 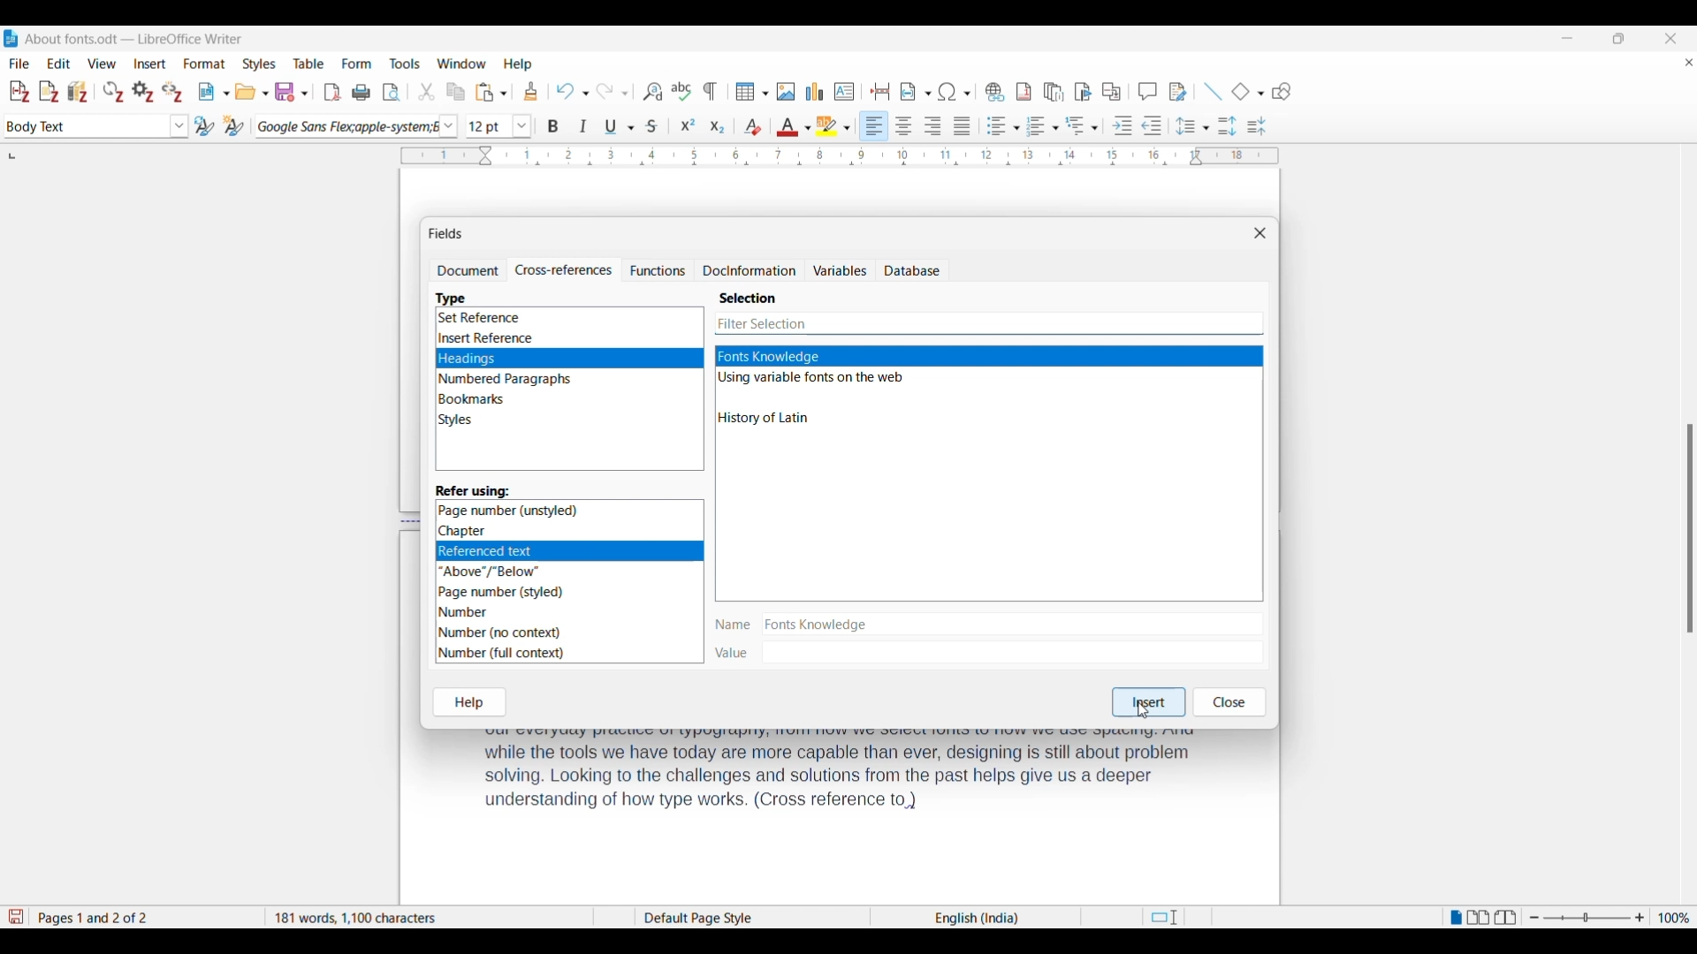 What do you see at coordinates (748, 298) in the screenshot?
I see `Section title` at bounding box center [748, 298].